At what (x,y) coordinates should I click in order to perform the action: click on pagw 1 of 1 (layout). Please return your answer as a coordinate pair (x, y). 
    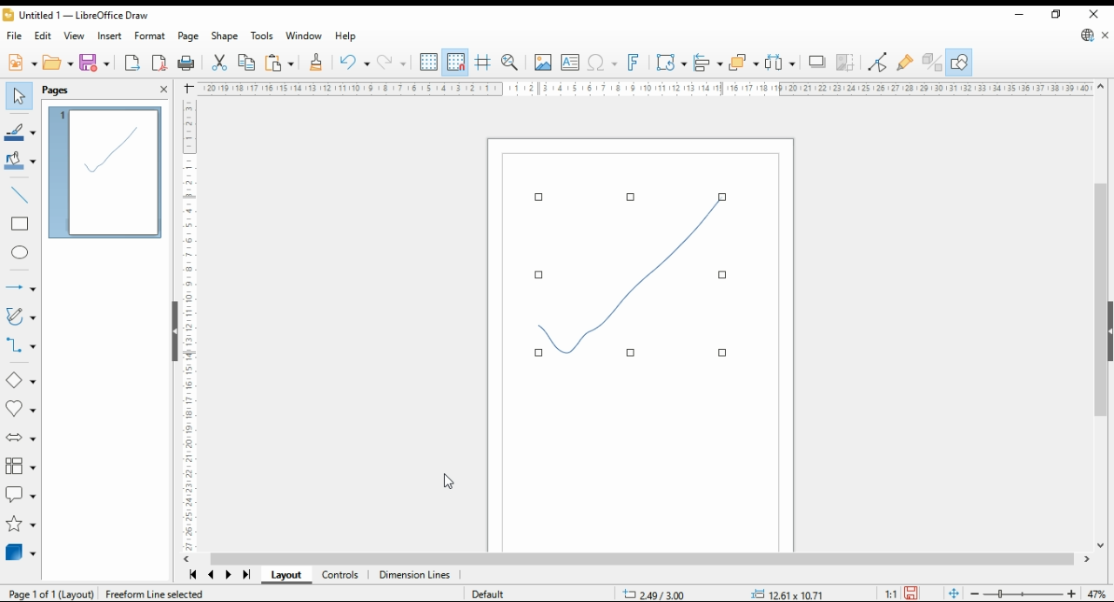
    Looking at the image, I should click on (50, 592).